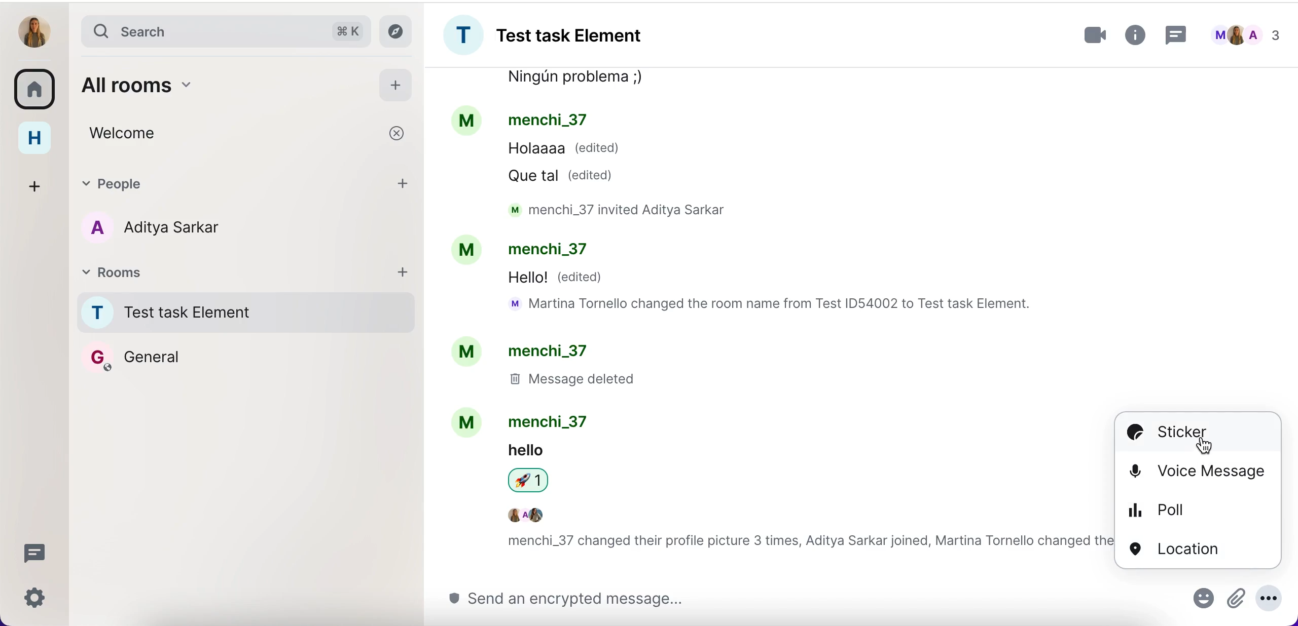 This screenshot has height=626, width=1298. Describe the element at coordinates (1203, 598) in the screenshot. I see `react` at that location.